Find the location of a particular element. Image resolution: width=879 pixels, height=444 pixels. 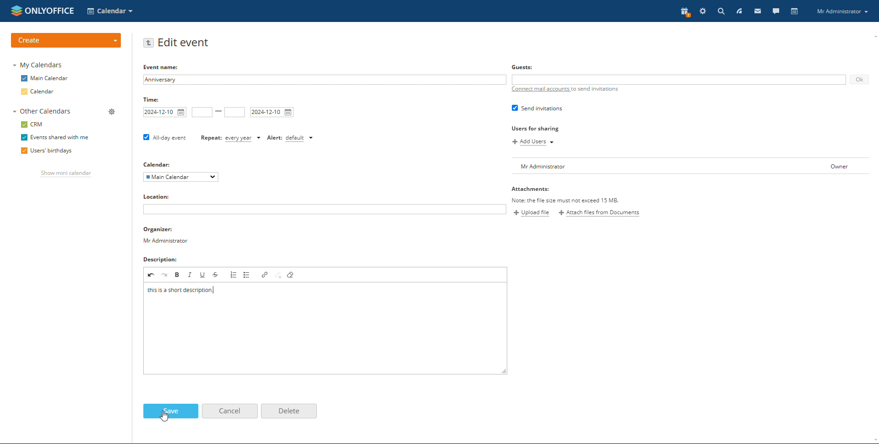

search is located at coordinates (720, 11).